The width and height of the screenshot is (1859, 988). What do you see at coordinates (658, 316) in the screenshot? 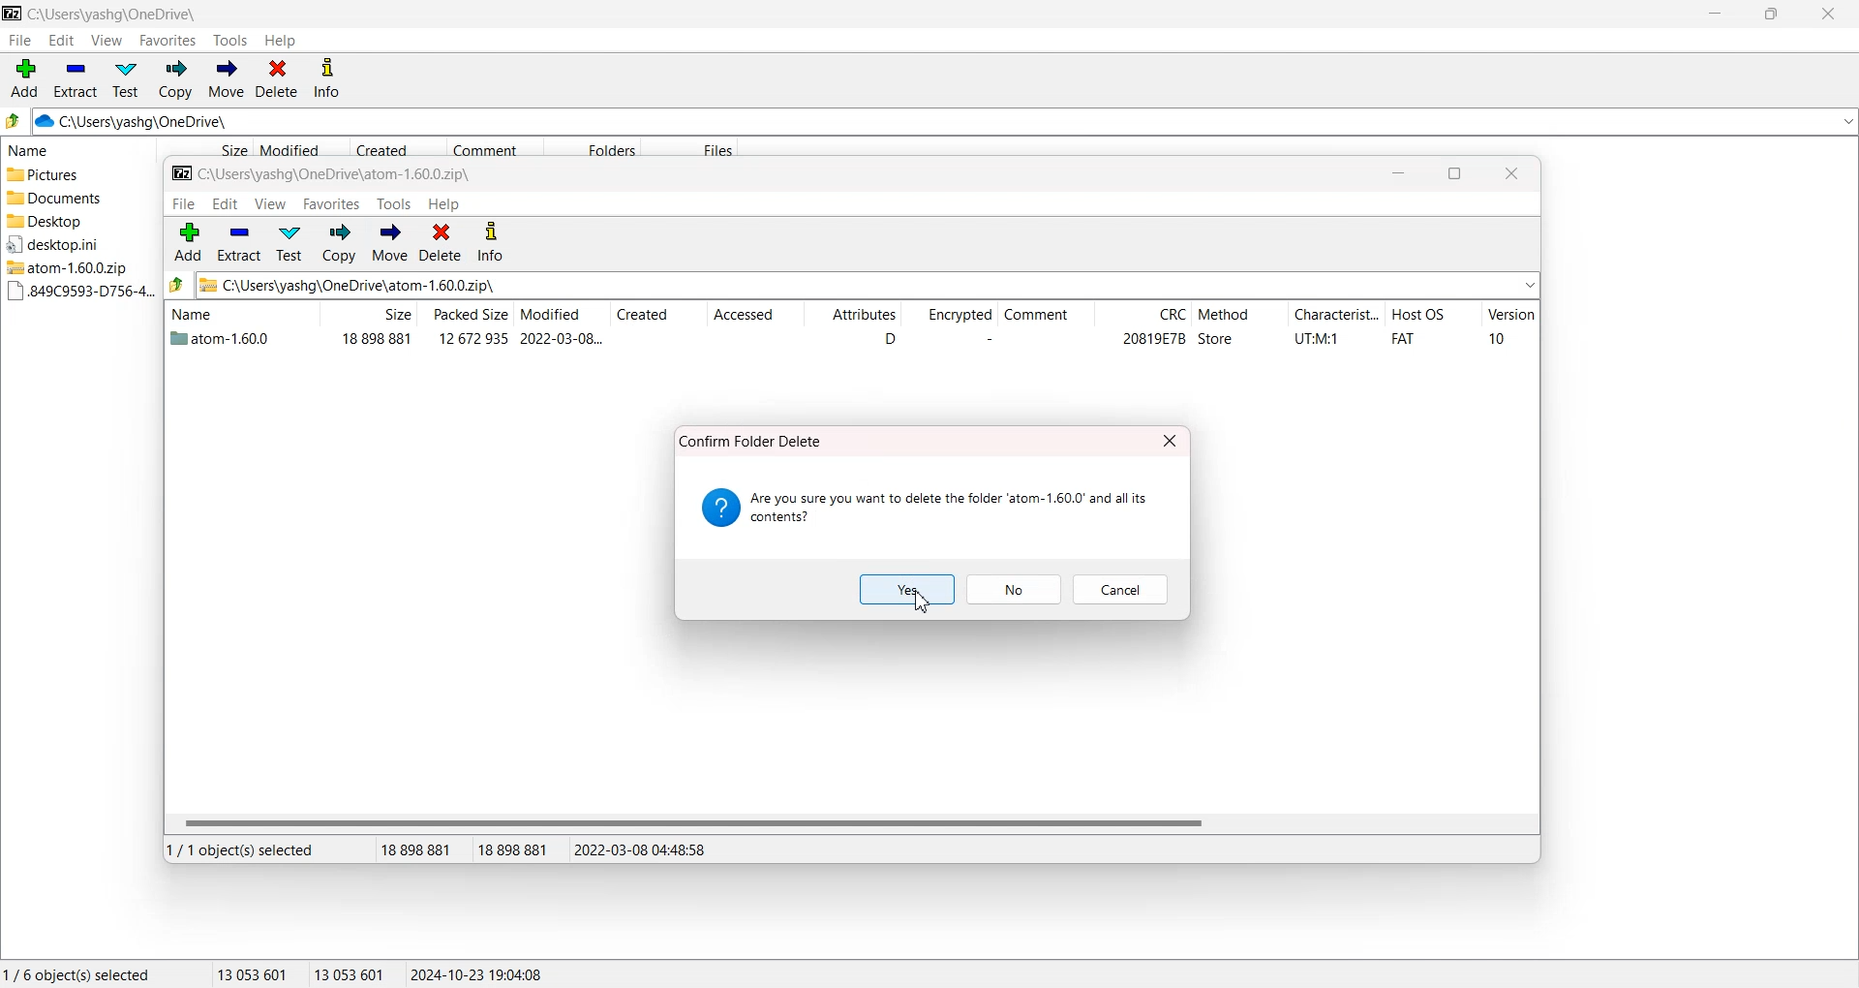
I see `Created` at bounding box center [658, 316].